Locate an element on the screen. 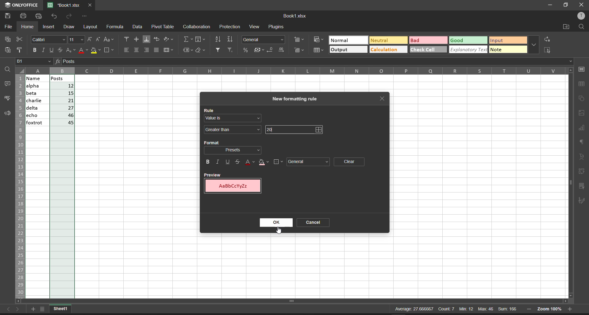 The width and height of the screenshot is (589, 315). formula is located at coordinates (58, 61).